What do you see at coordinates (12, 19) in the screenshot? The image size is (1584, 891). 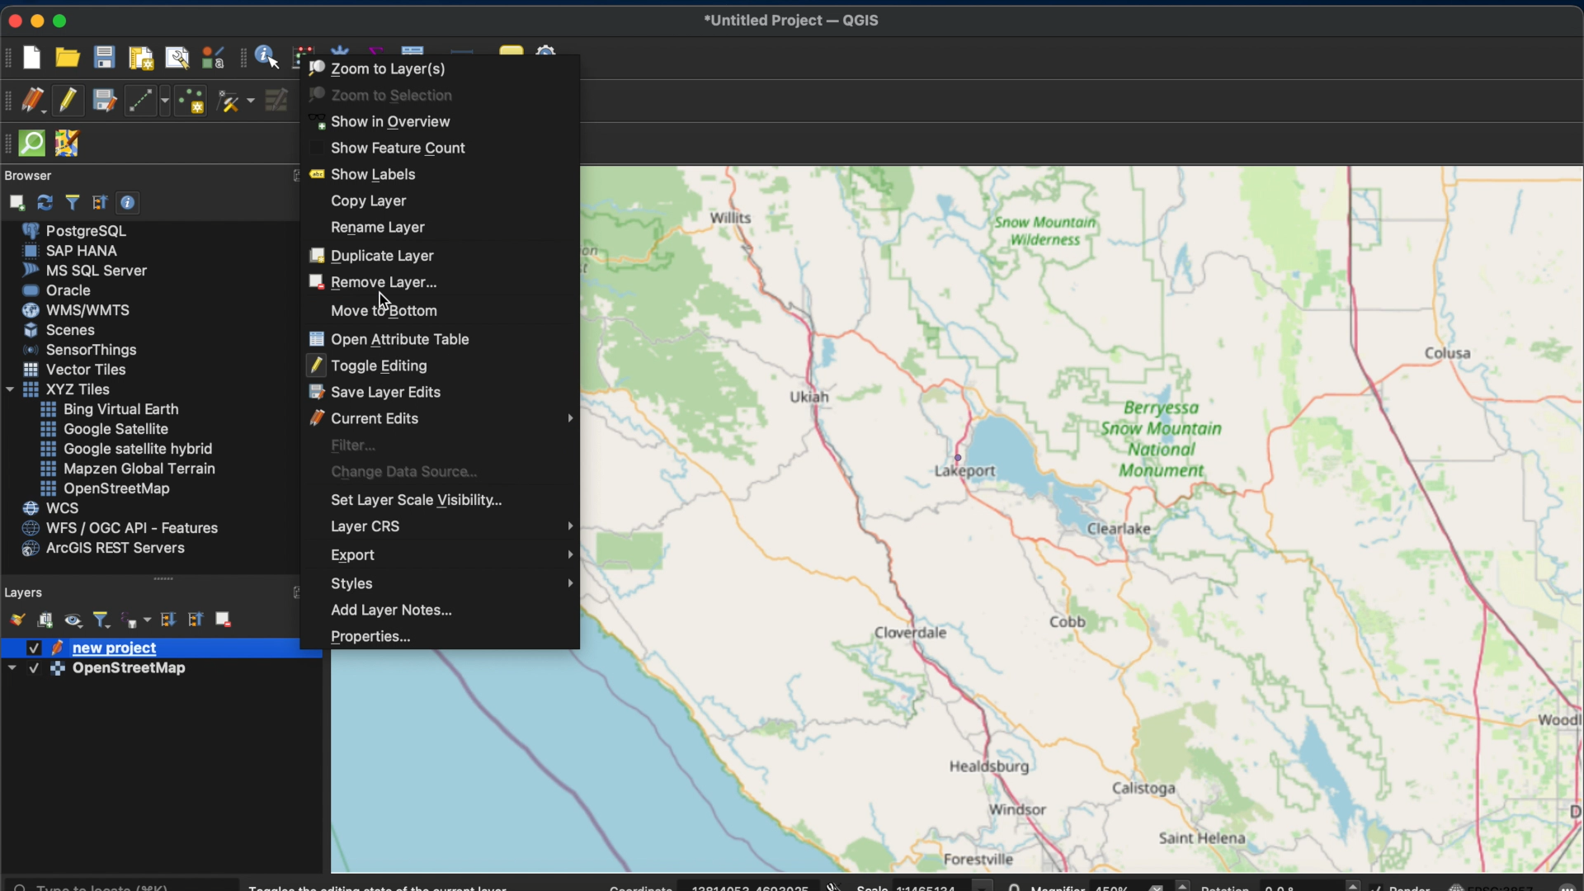 I see `close` at bounding box center [12, 19].